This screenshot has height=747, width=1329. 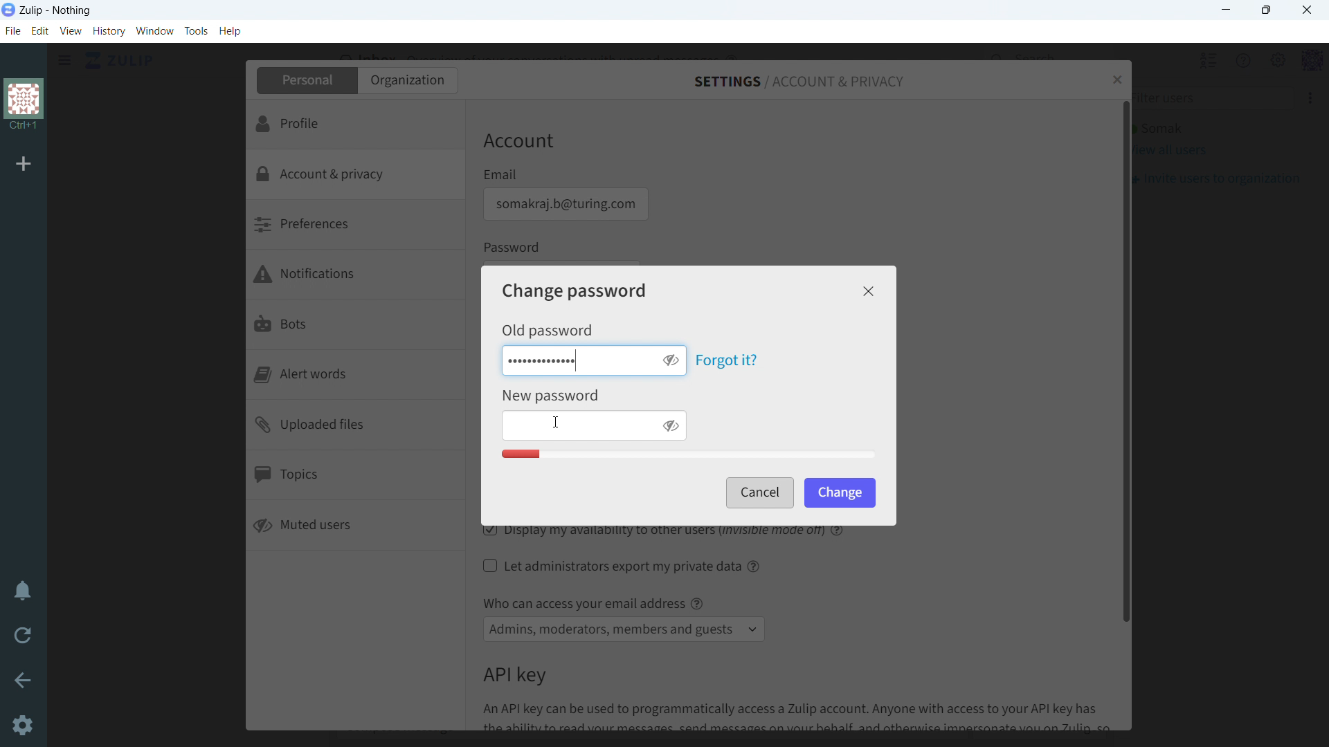 I want to click on uploaded files, so click(x=356, y=426).